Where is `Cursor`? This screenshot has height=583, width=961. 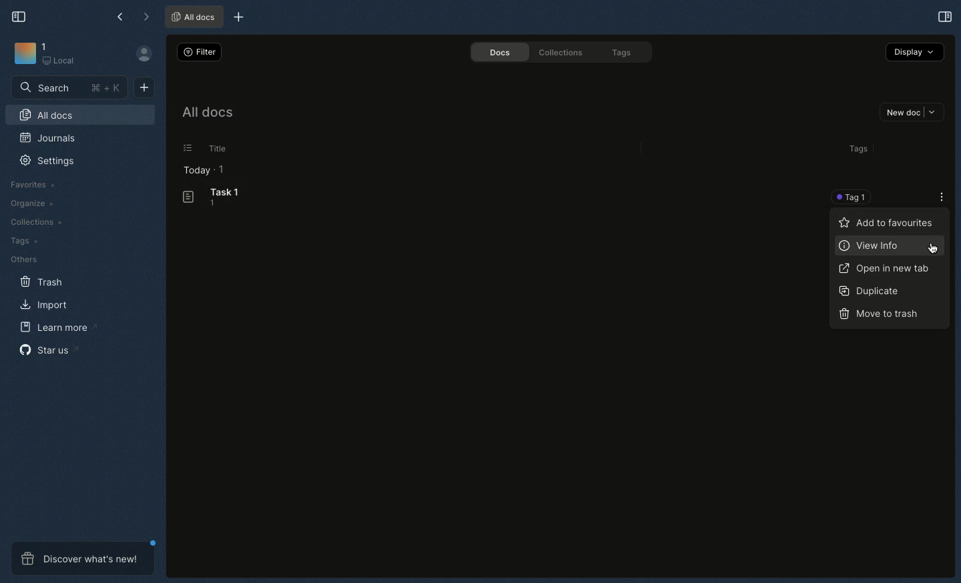 Cursor is located at coordinates (932, 248).